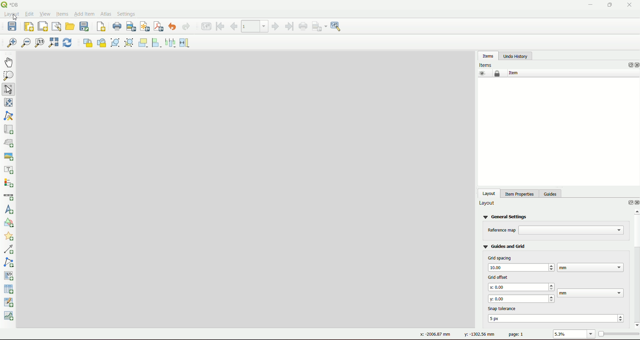 The image size is (640, 340). What do you see at coordinates (13, 27) in the screenshot?
I see `save project` at bounding box center [13, 27].